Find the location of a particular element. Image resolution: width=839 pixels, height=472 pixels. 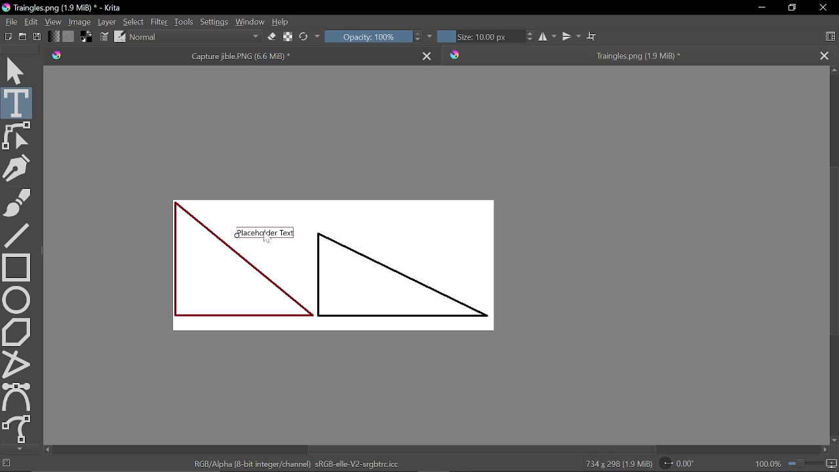

Fill gradient is located at coordinates (53, 37).